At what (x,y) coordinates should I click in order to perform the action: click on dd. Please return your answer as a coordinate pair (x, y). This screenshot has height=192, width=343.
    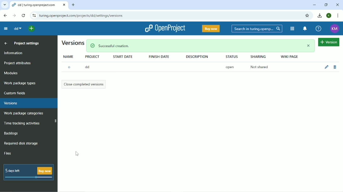
    Looking at the image, I should click on (18, 28).